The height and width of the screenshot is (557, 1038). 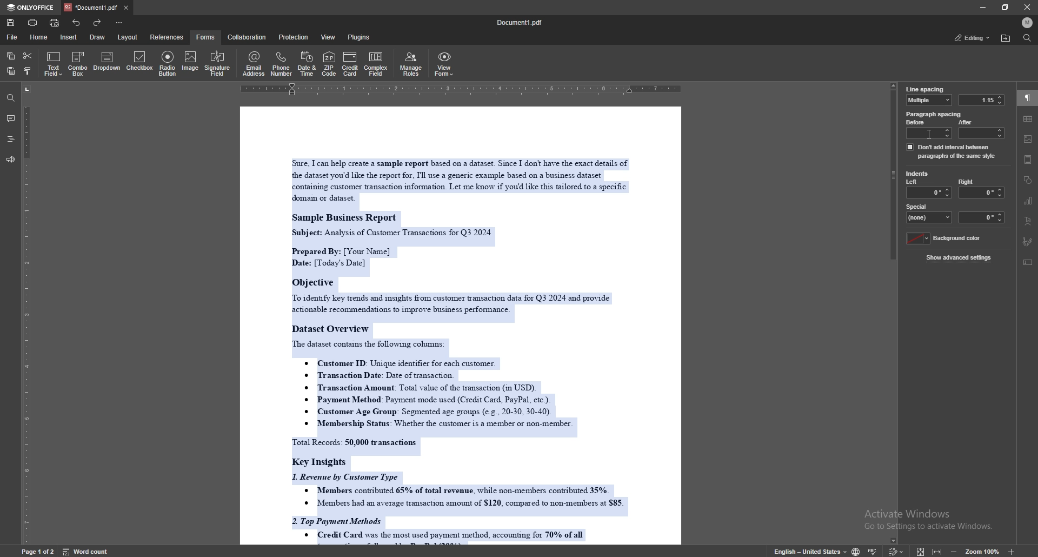 I want to click on resize, so click(x=1006, y=7).